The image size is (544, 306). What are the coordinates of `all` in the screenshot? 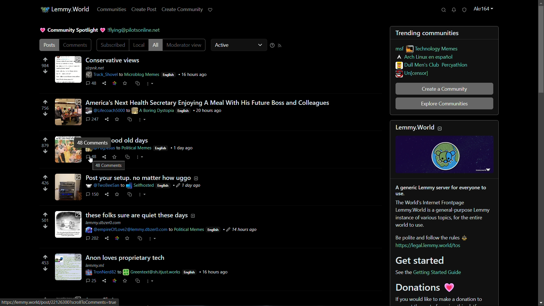 It's located at (156, 45).